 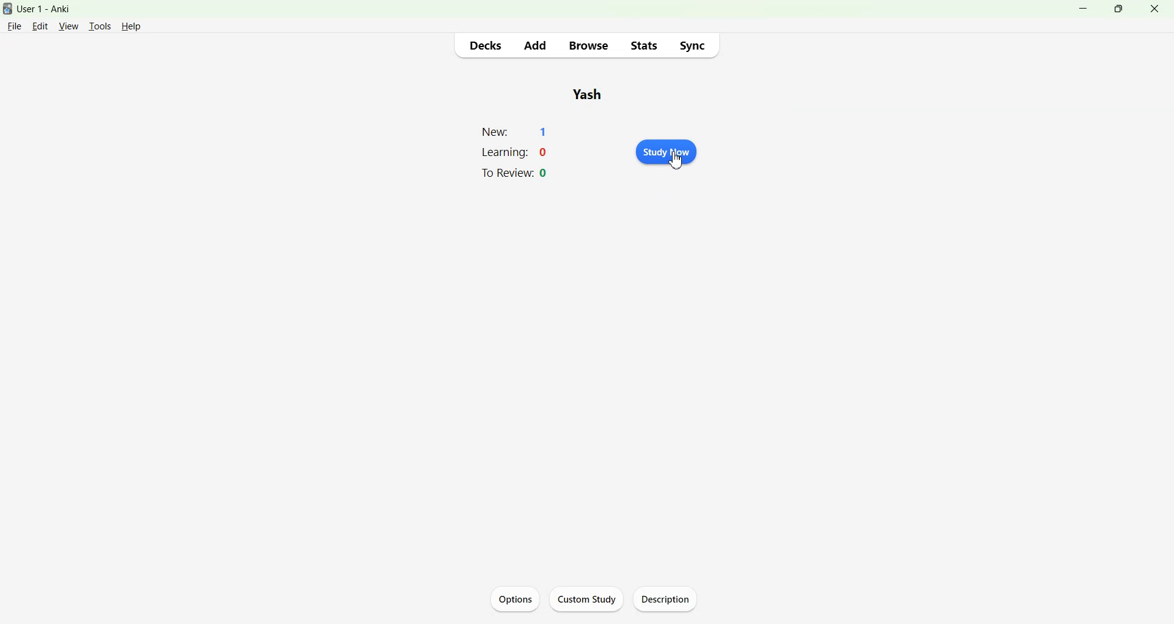 What do you see at coordinates (131, 26) in the screenshot?
I see `Help` at bounding box center [131, 26].